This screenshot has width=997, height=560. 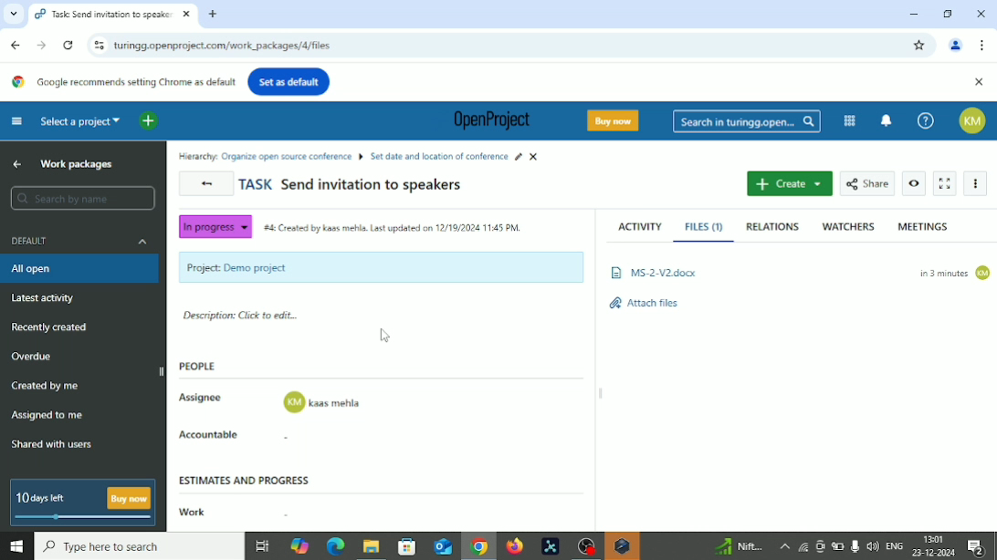 I want to click on Sensex, so click(x=737, y=546).